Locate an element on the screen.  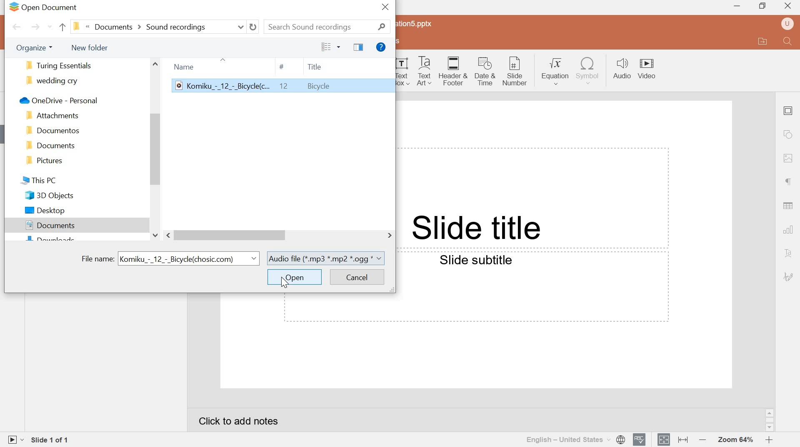
organize is located at coordinates (35, 48).